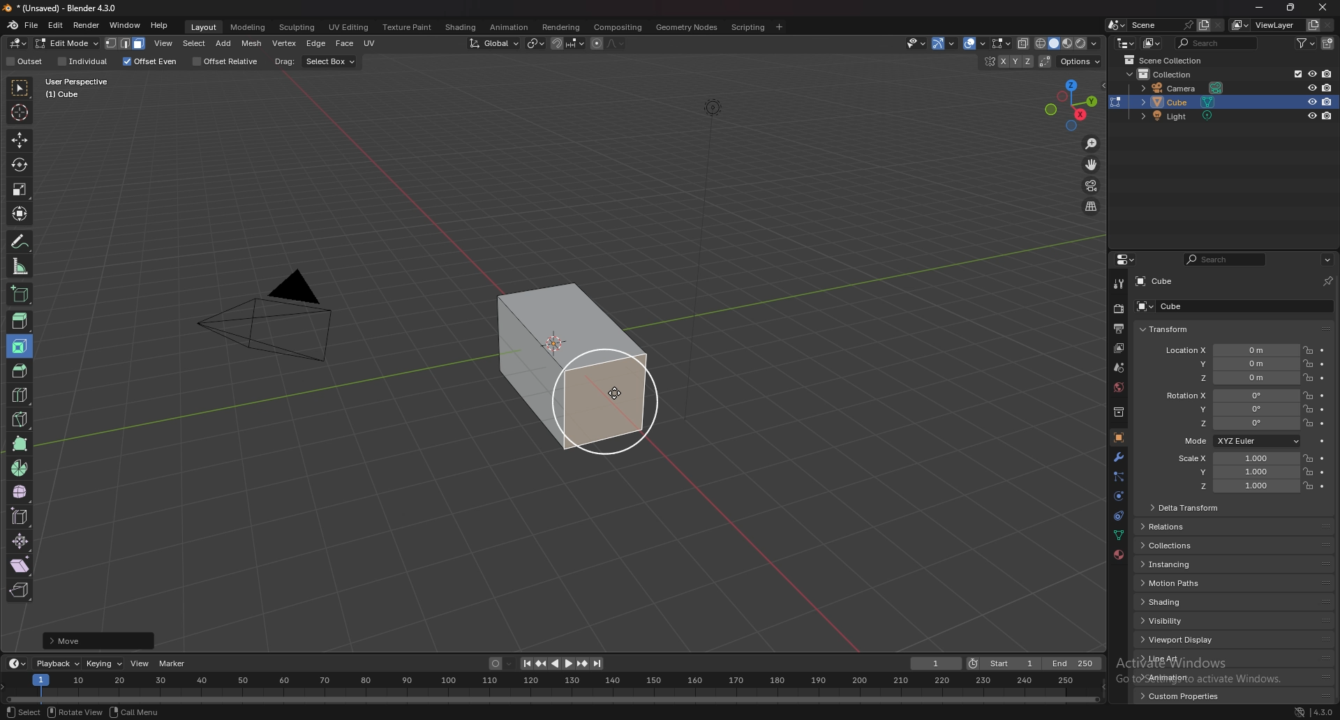 Image resolution: width=1340 pixels, height=720 pixels. What do you see at coordinates (1179, 602) in the screenshot?
I see `shading` at bounding box center [1179, 602].